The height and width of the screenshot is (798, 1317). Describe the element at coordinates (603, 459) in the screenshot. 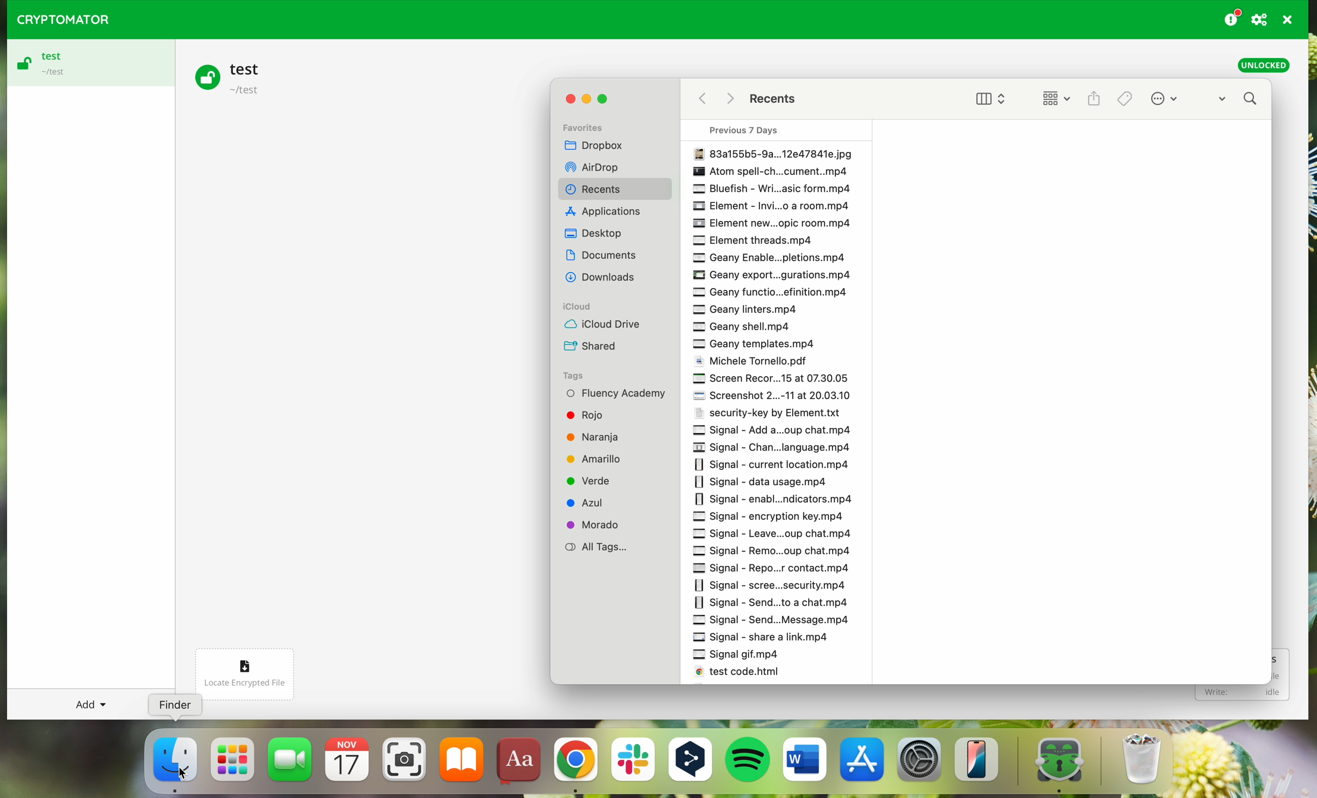

I see `Amarillo` at that location.